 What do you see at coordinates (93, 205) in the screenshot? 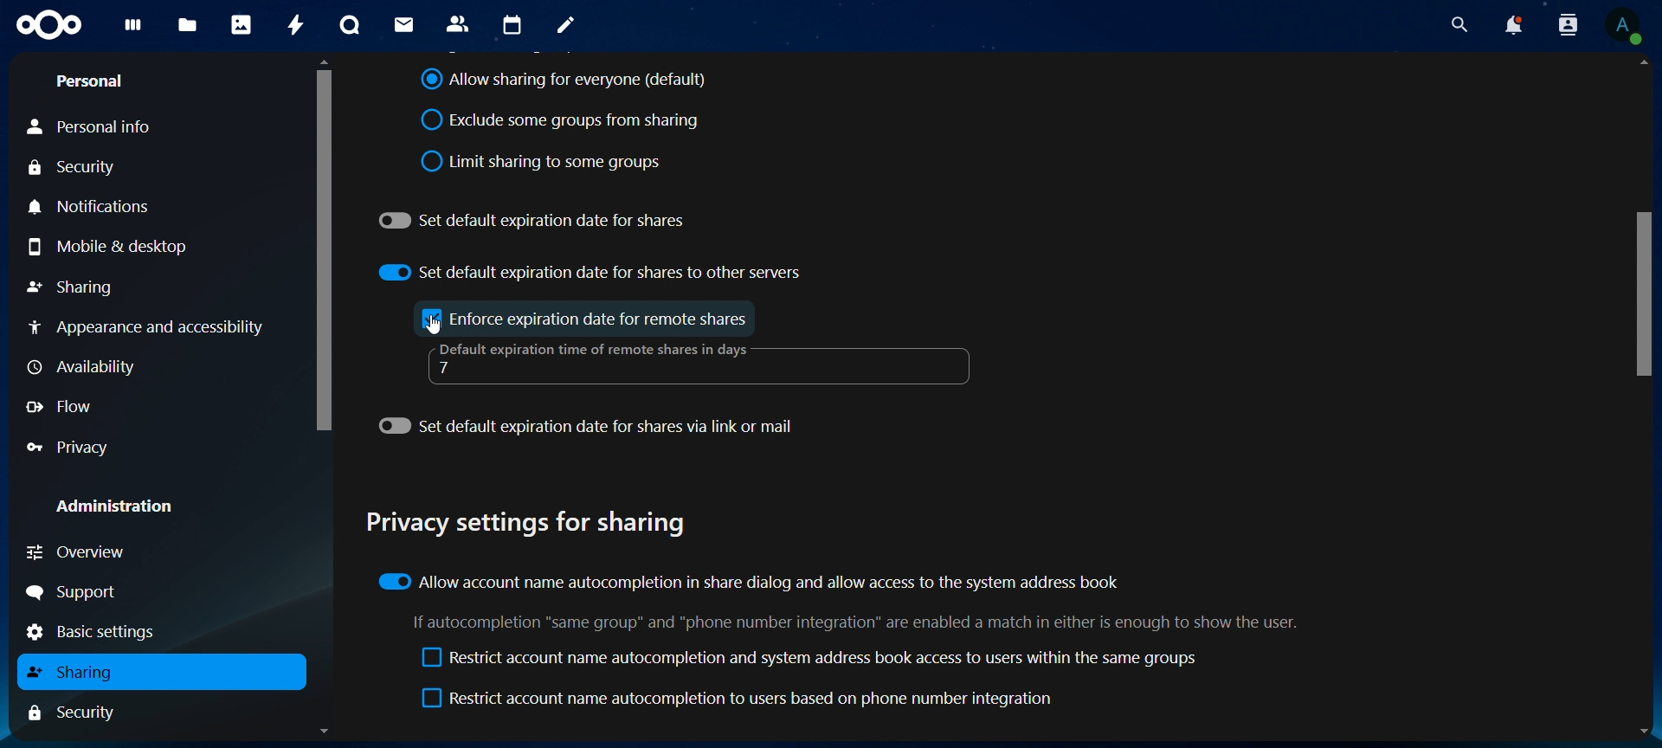
I see `notiifications` at bounding box center [93, 205].